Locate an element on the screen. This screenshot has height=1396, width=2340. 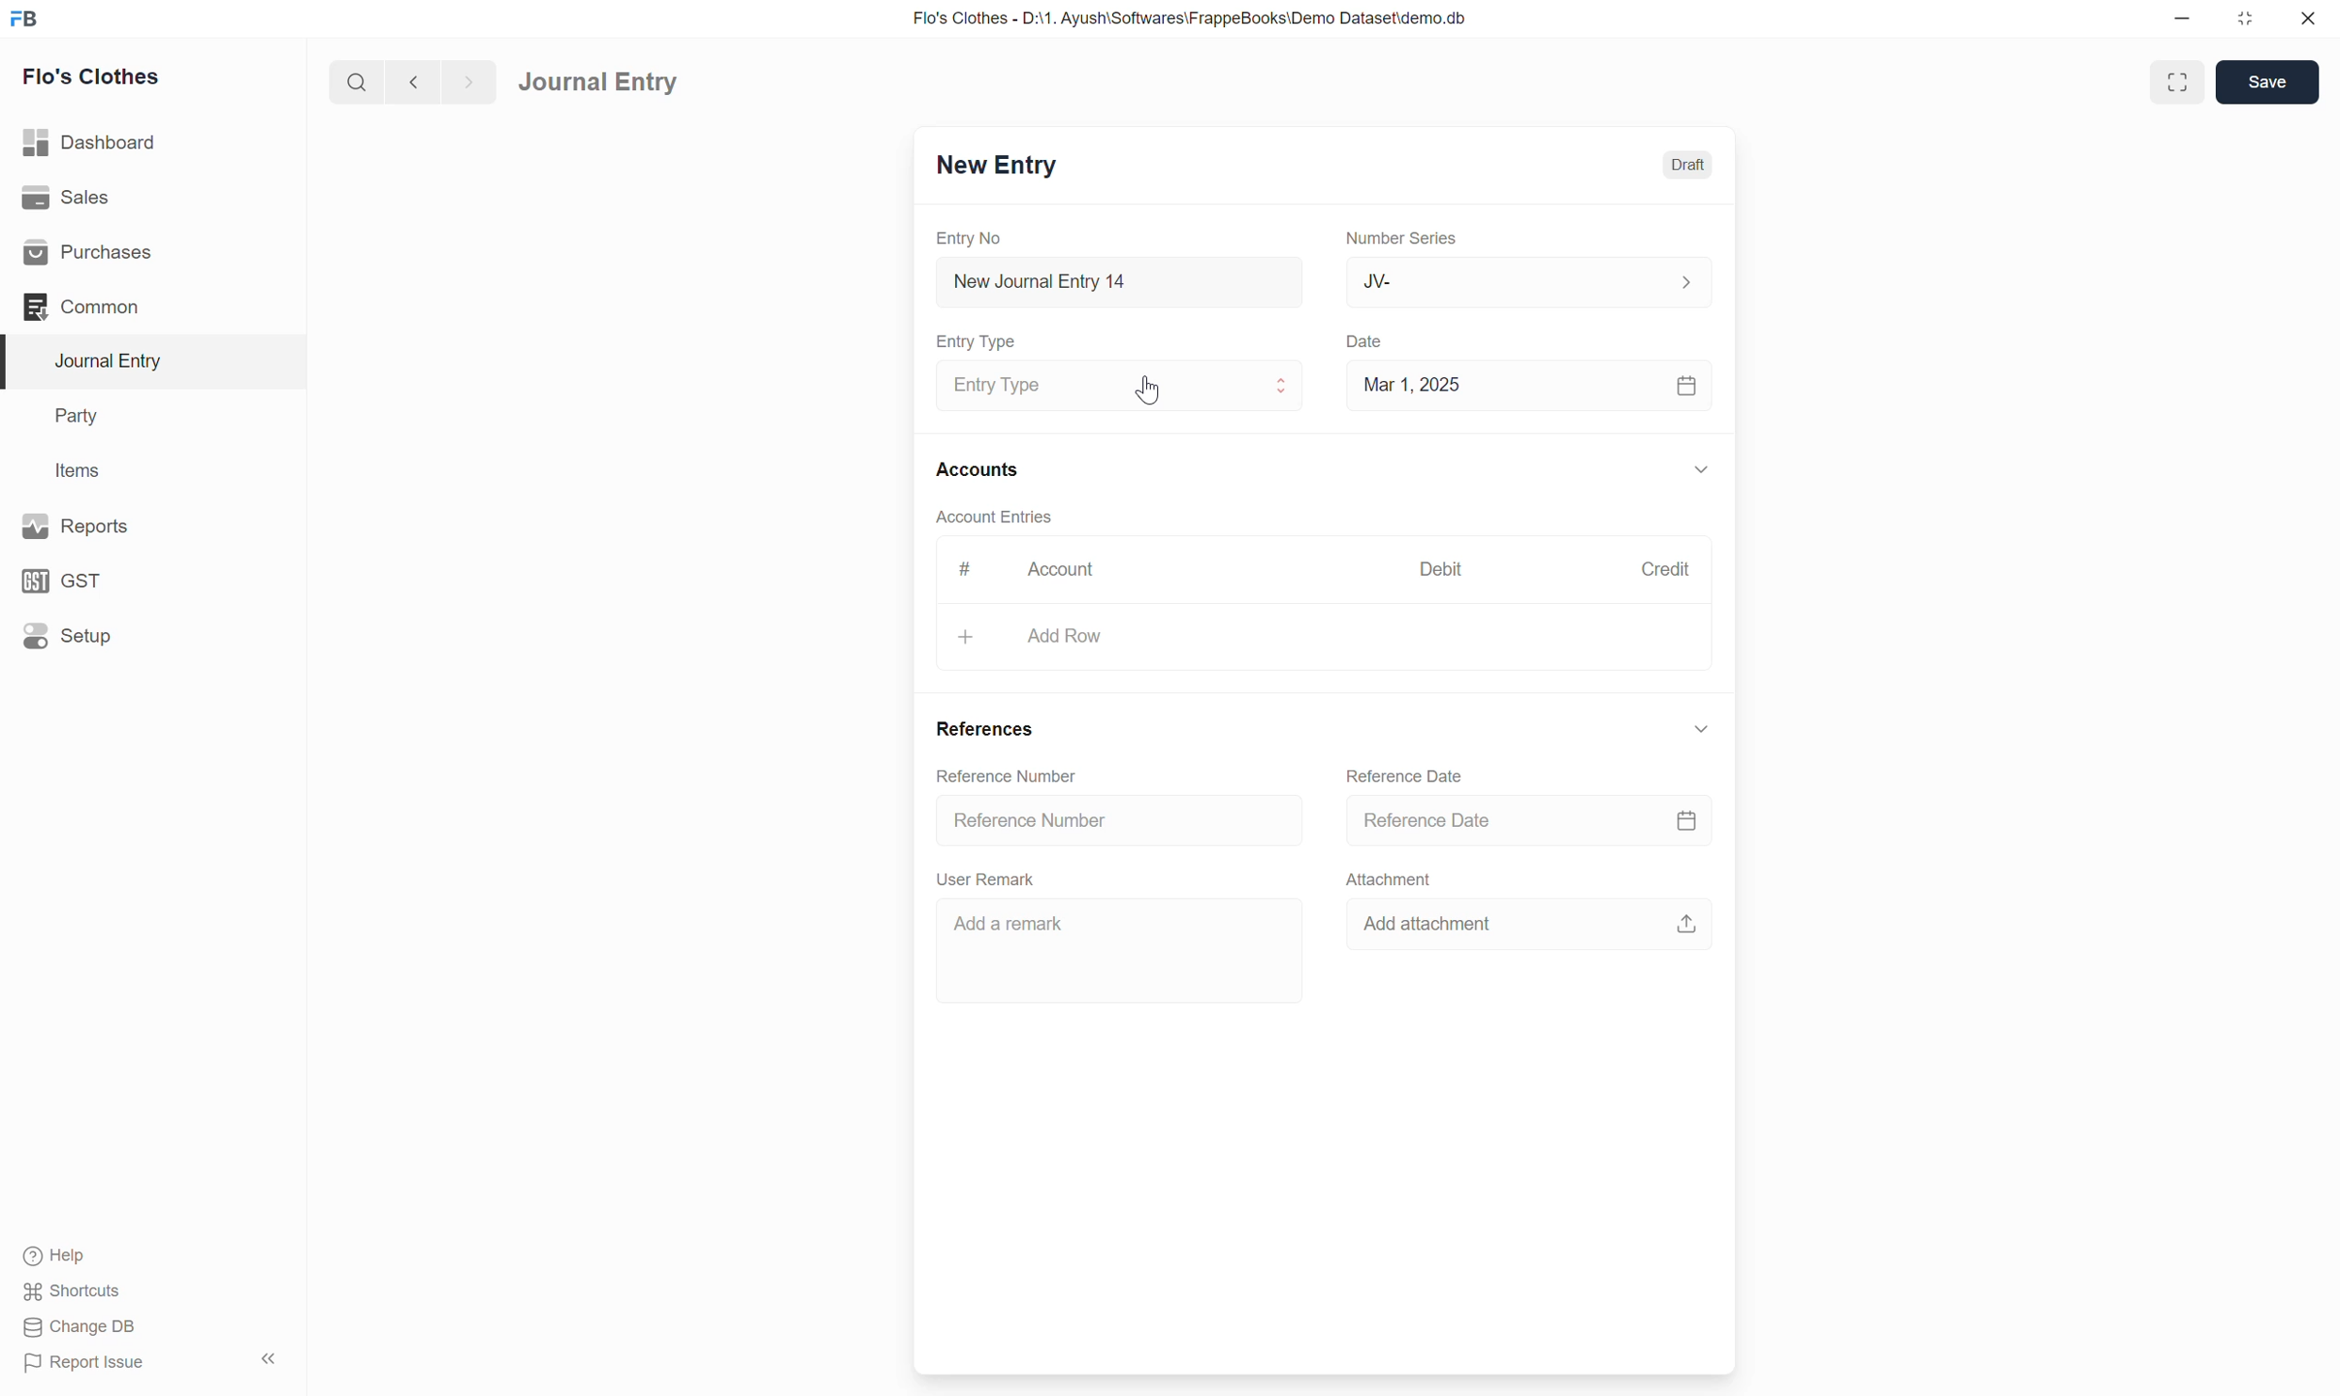
Flo's Clothes - D:\1. Ayush\Softwares\FrappeBooks\Demo Dataset\demo.db is located at coordinates (1195, 17).